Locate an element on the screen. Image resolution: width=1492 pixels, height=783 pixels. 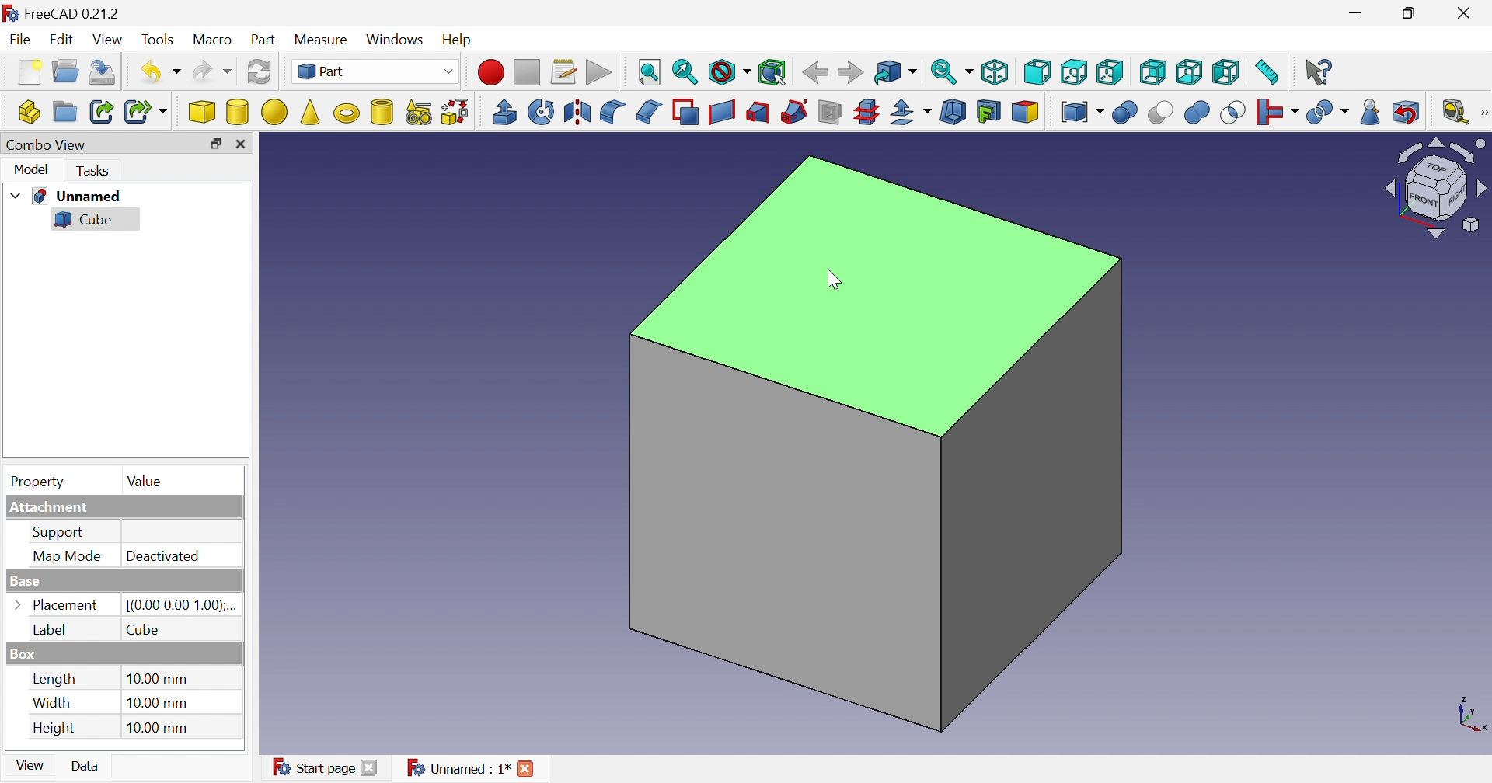
Sync view is located at coordinates (950, 71).